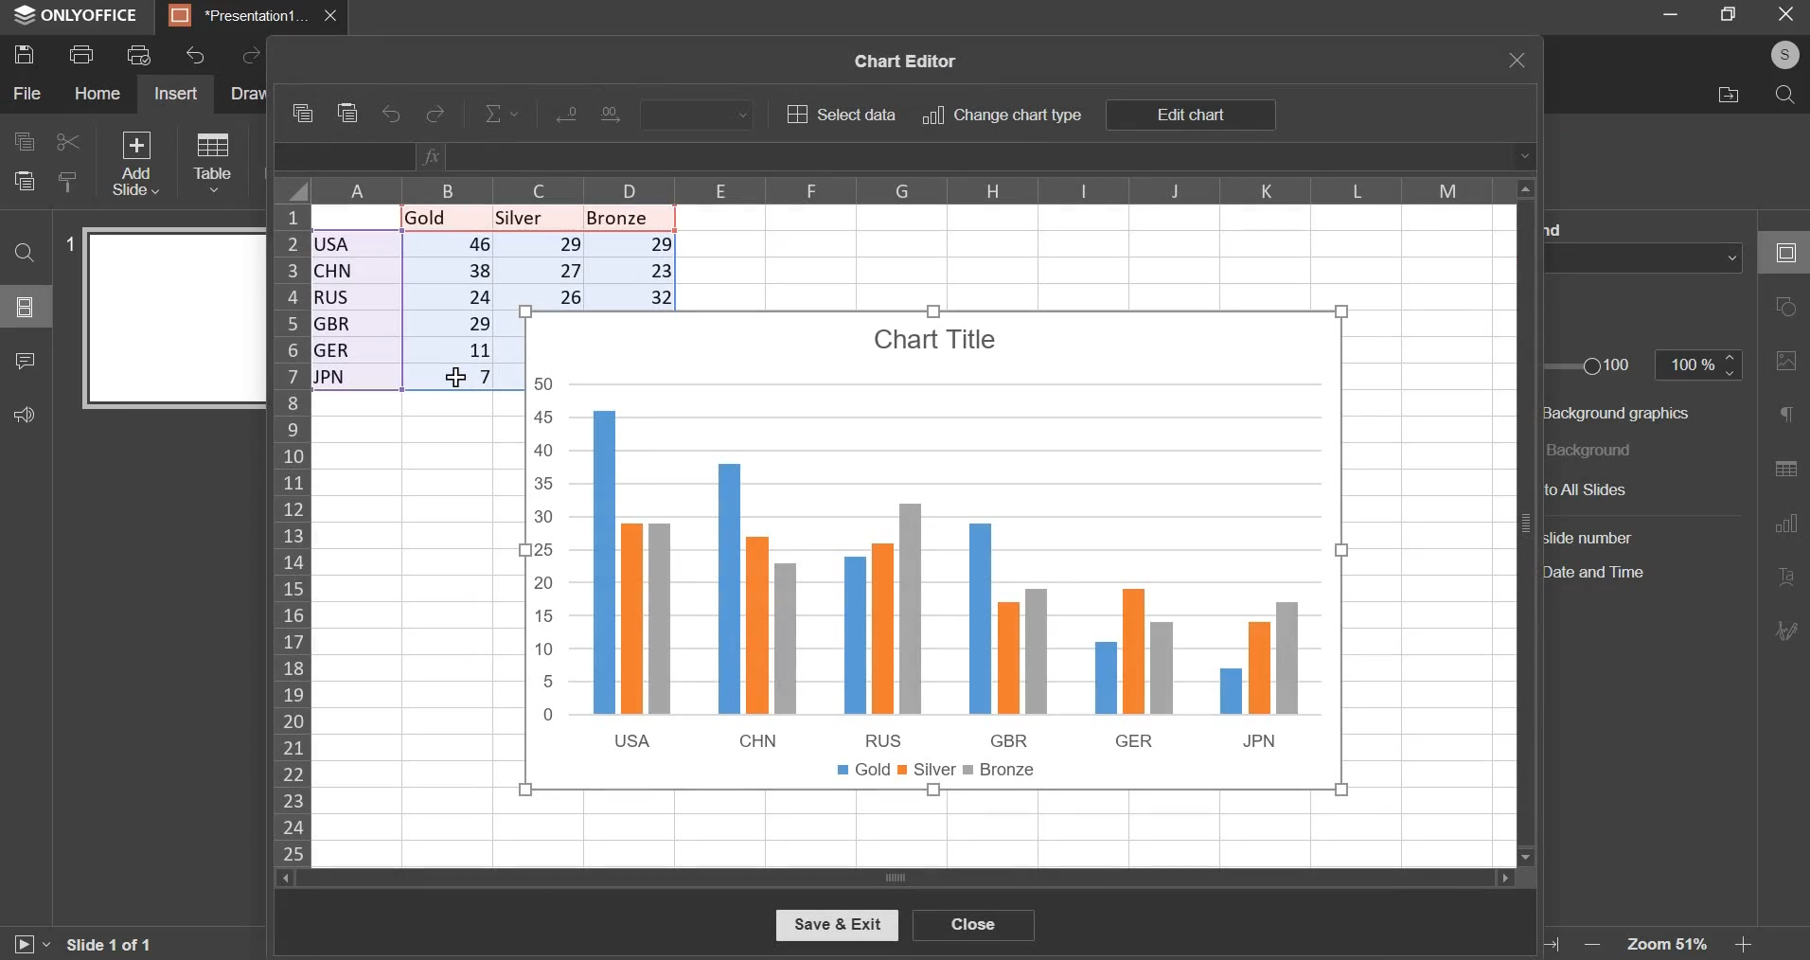  Describe the element at coordinates (933, 583) in the screenshot. I see `chart` at that location.